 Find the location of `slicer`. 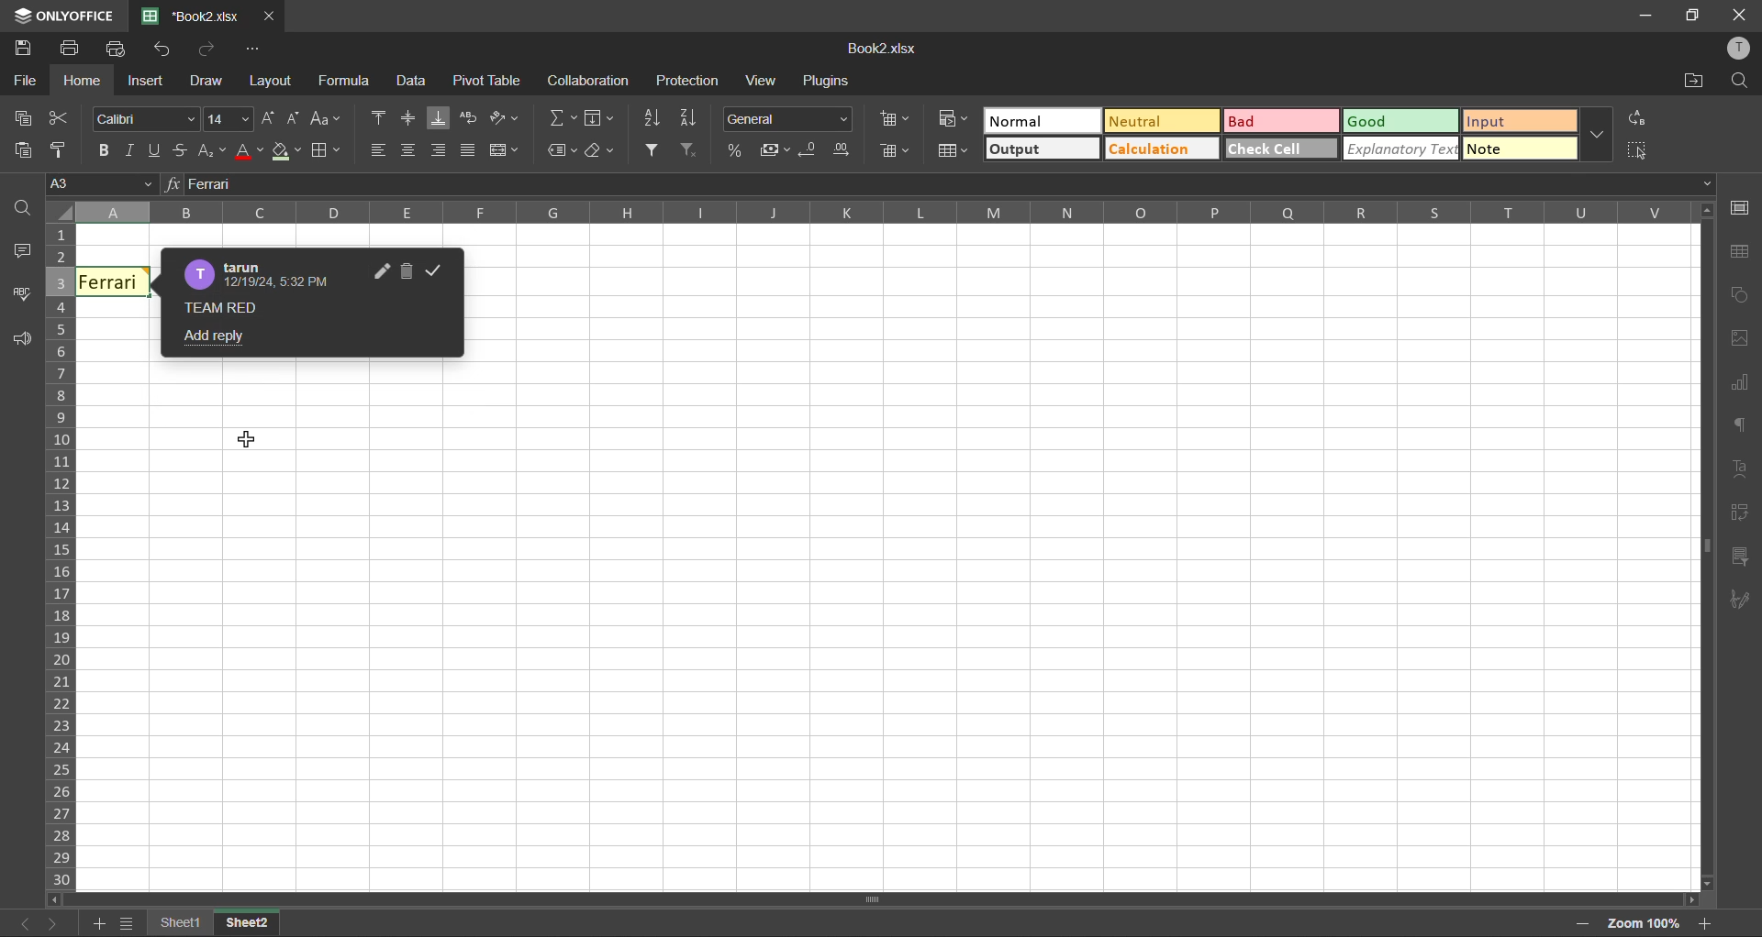

slicer is located at coordinates (1736, 559).